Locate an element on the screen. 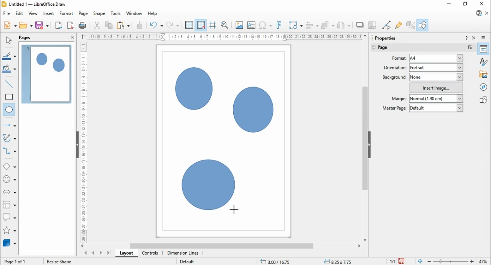  display grid is located at coordinates (189, 25).